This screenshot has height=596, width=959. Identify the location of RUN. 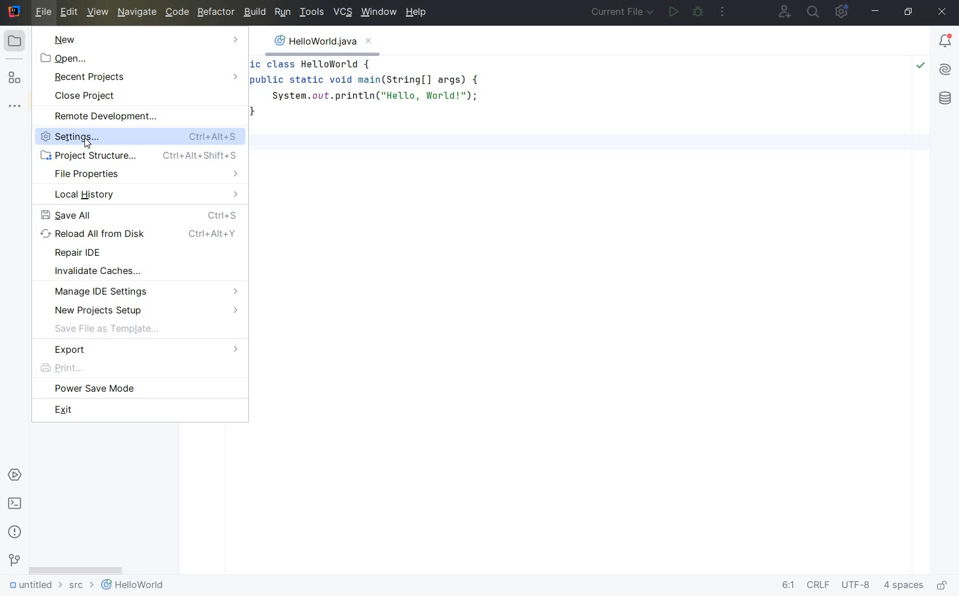
(283, 13).